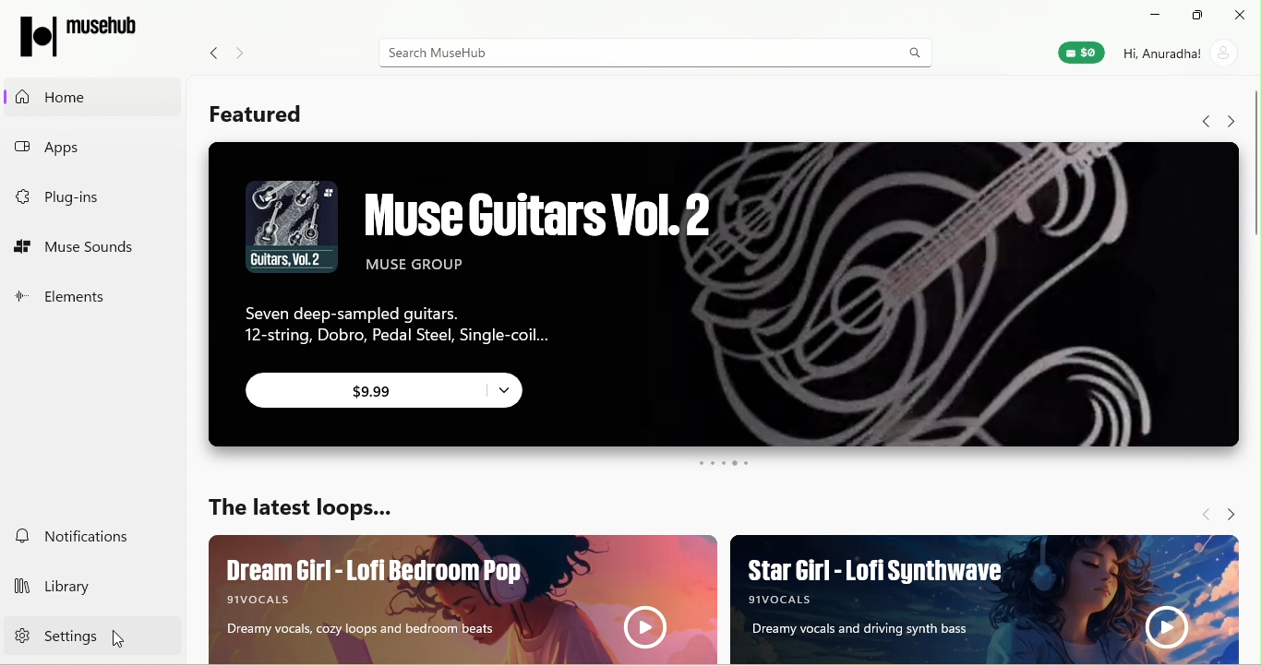 This screenshot has height=666, width=1261. I want to click on navigate back, so click(209, 51).